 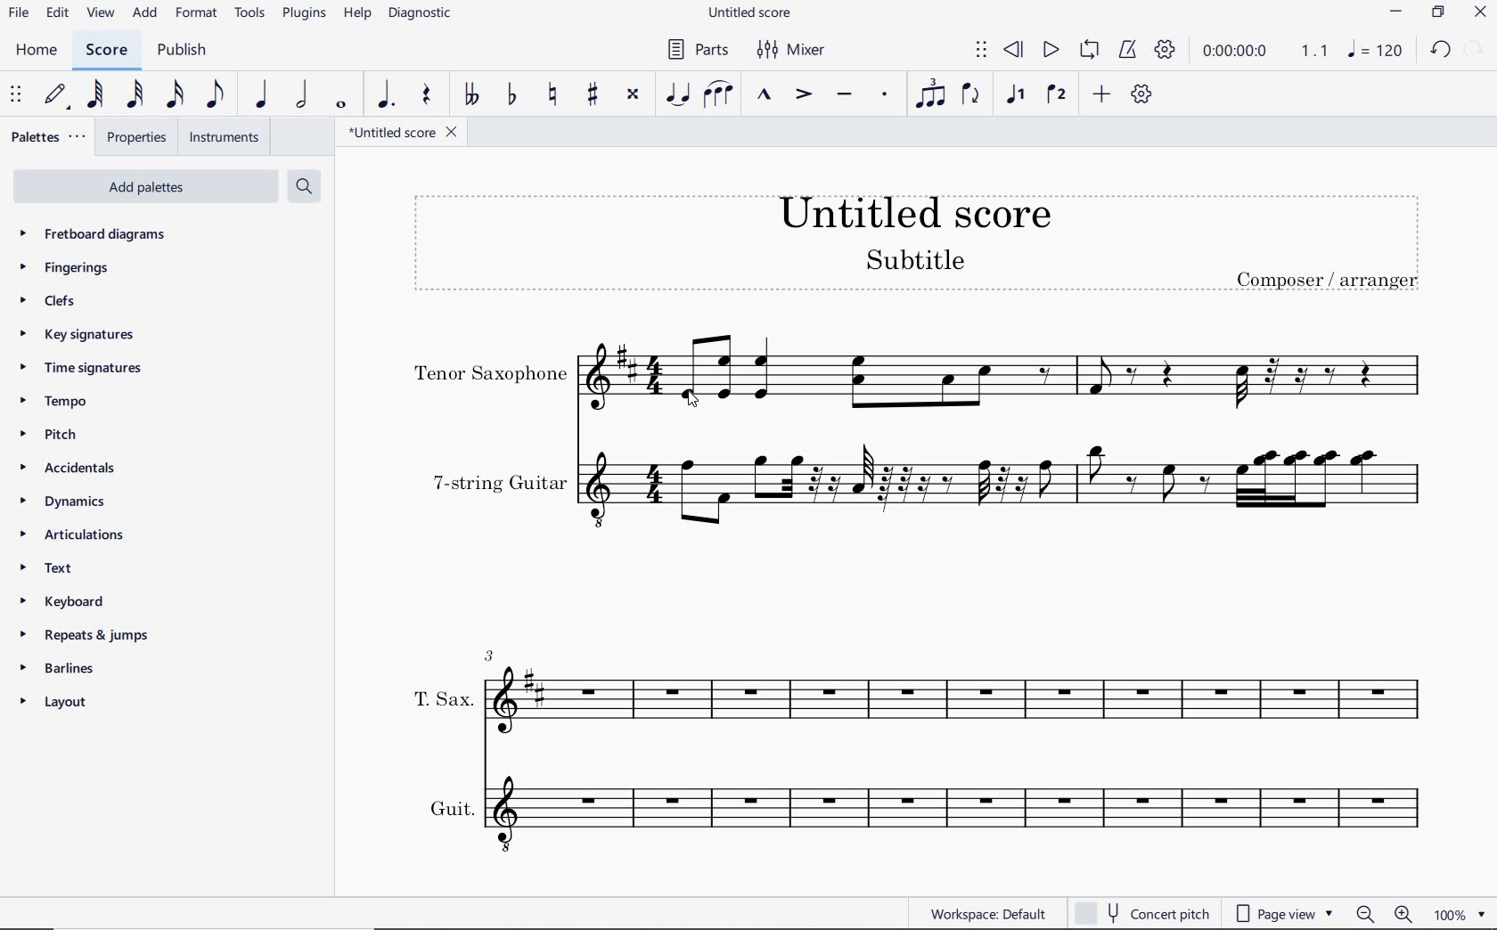 What do you see at coordinates (923, 484) in the screenshot?
I see `INSTRUMENT: 7-STRING GUITAR` at bounding box center [923, 484].